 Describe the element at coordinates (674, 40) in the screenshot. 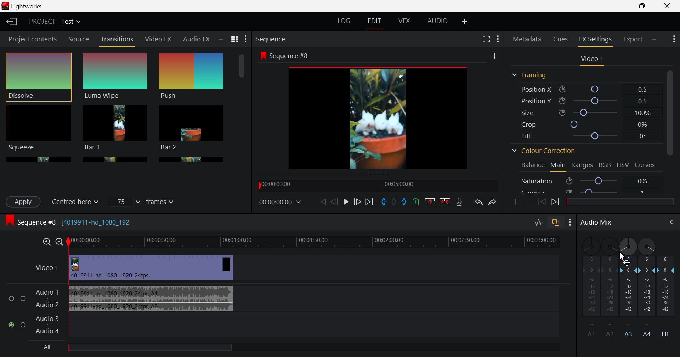

I see `Show Settings` at that location.